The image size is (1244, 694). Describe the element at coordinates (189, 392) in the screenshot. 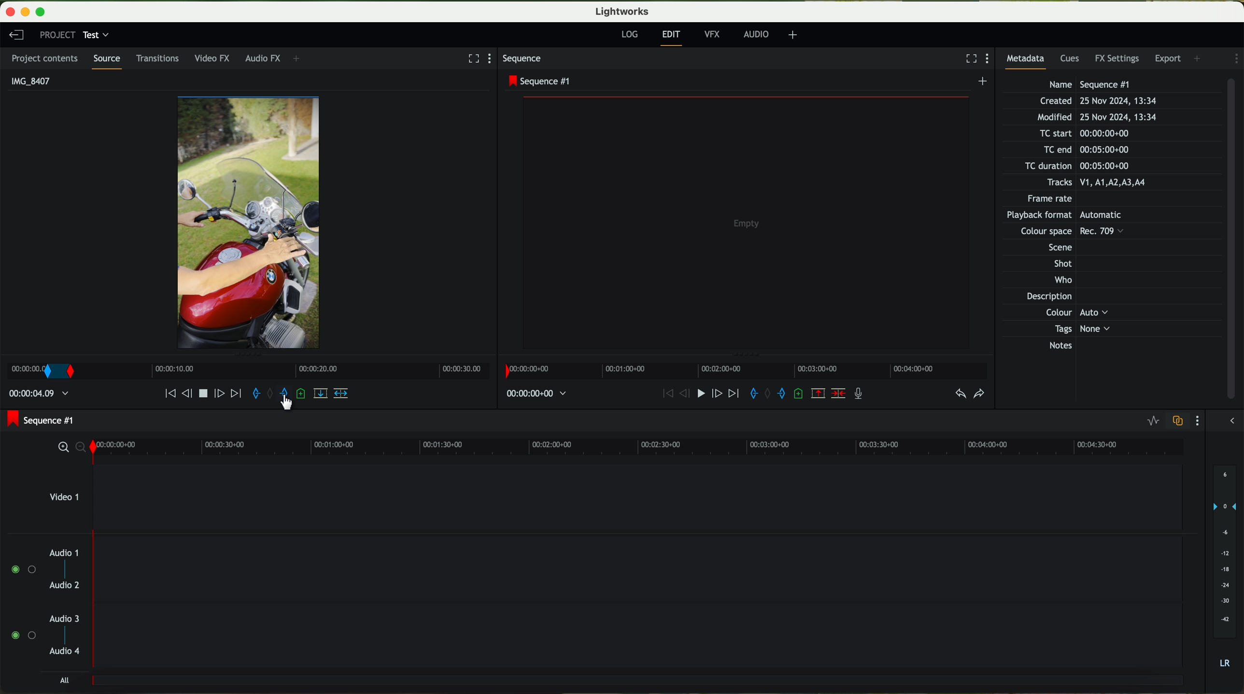

I see `nudge one frame back` at that location.